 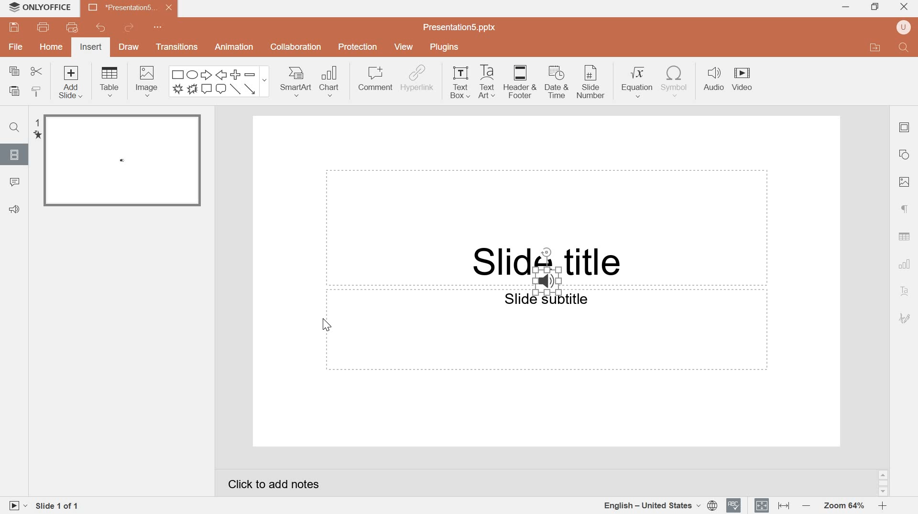 I want to click on Save, so click(x=13, y=28).